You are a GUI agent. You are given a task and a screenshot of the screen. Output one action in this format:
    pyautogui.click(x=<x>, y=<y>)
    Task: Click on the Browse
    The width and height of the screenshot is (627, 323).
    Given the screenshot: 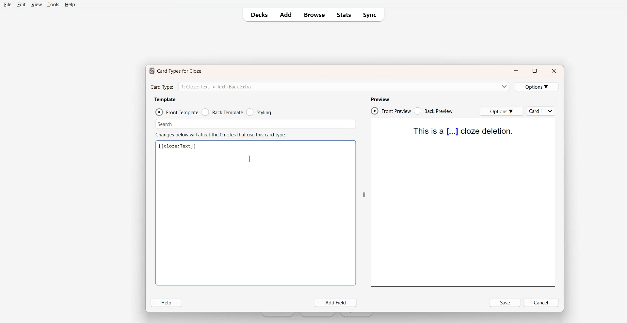 What is the action you would take?
    pyautogui.click(x=314, y=15)
    